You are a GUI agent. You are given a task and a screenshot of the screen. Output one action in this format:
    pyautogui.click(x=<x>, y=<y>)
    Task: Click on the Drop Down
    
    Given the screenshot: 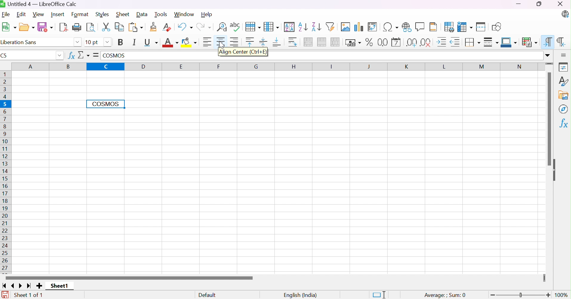 What is the action you would take?
    pyautogui.click(x=107, y=42)
    